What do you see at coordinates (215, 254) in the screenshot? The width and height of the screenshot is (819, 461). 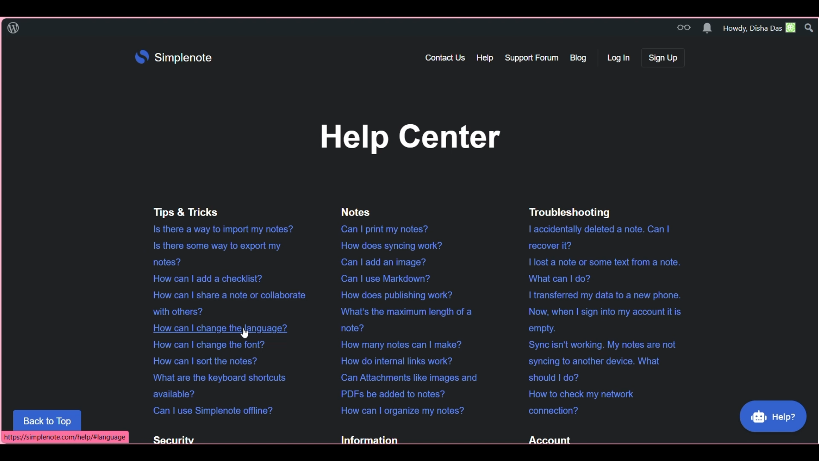 I see `Is there some way to export my notes?` at bounding box center [215, 254].